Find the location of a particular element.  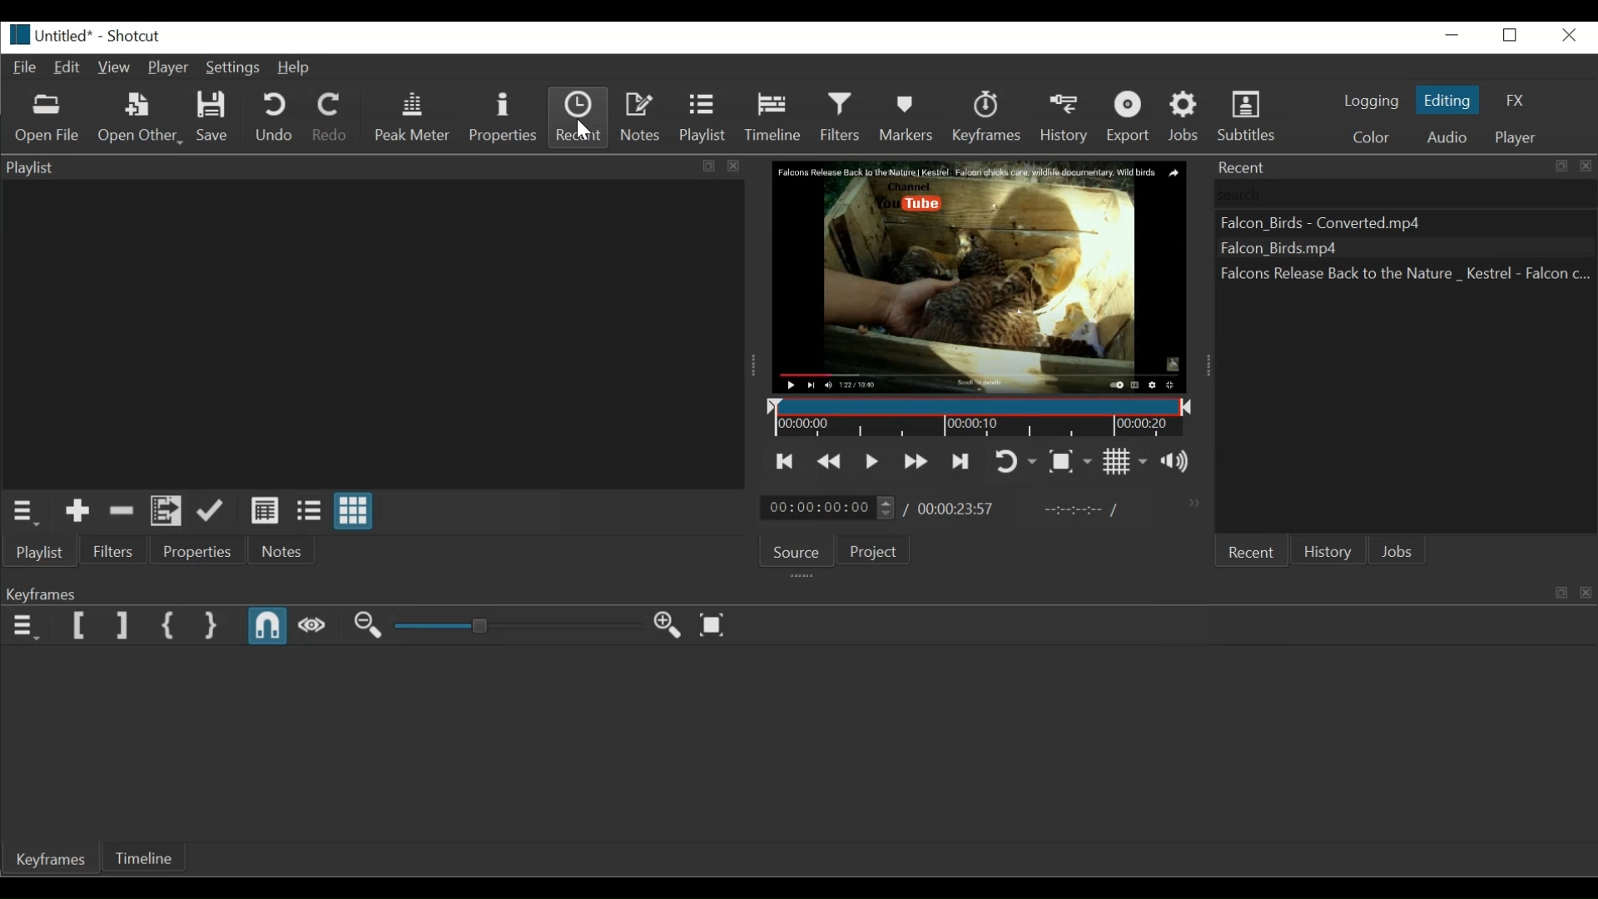

Redo is located at coordinates (330, 119).